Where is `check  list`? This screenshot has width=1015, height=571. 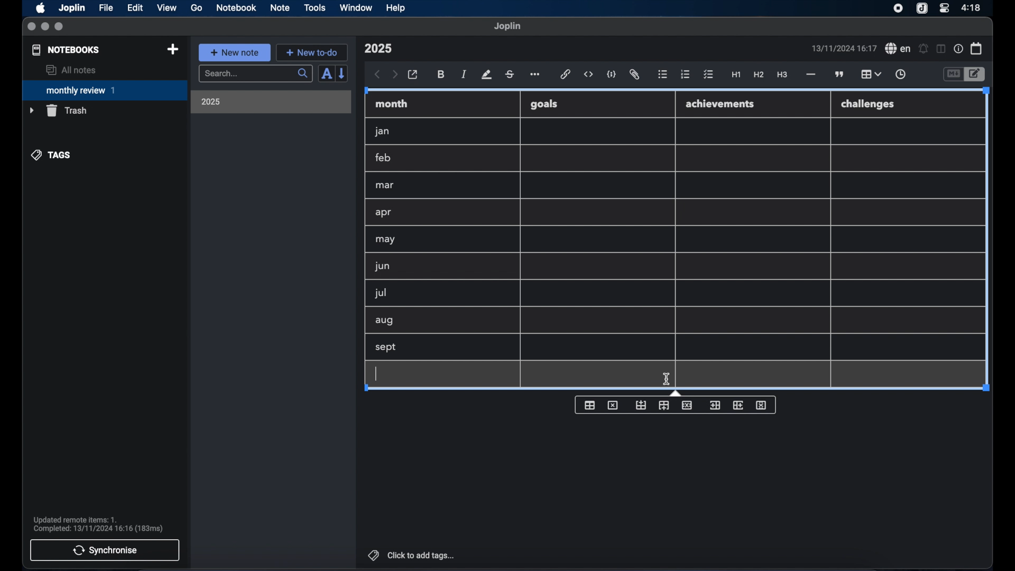 check  list is located at coordinates (708, 75).